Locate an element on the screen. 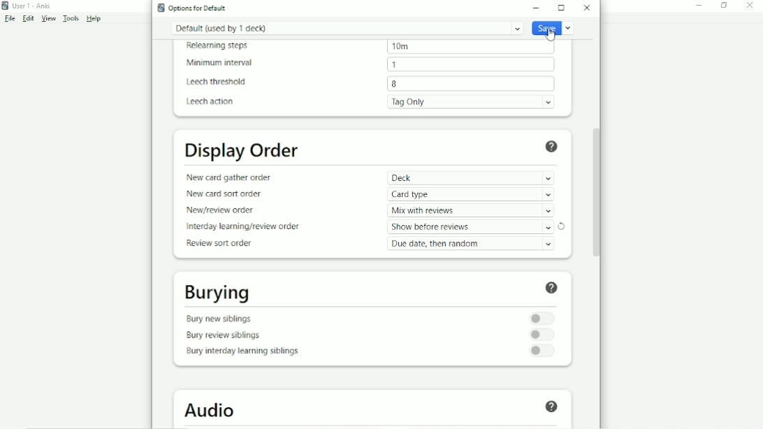  Mix with reviews is located at coordinates (471, 210).